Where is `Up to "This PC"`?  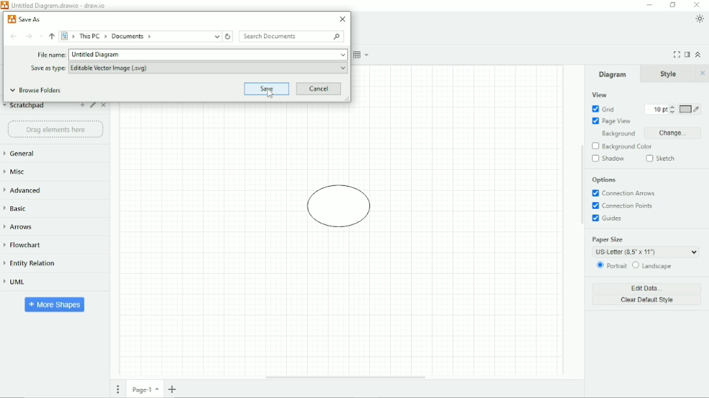
Up to "This PC" is located at coordinates (53, 38).